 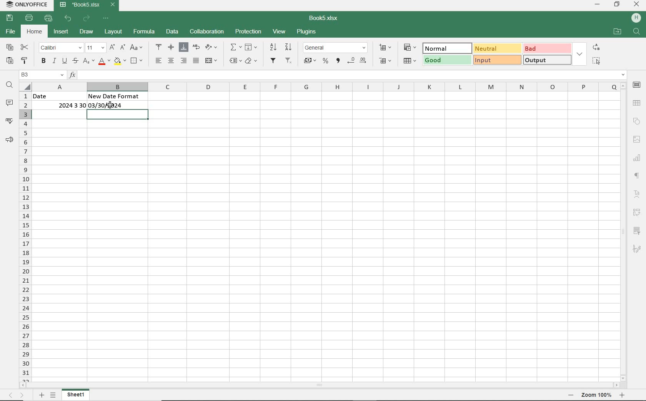 What do you see at coordinates (49, 18) in the screenshot?
I see `QUICK PRINT` at bounding box center [49, 18].